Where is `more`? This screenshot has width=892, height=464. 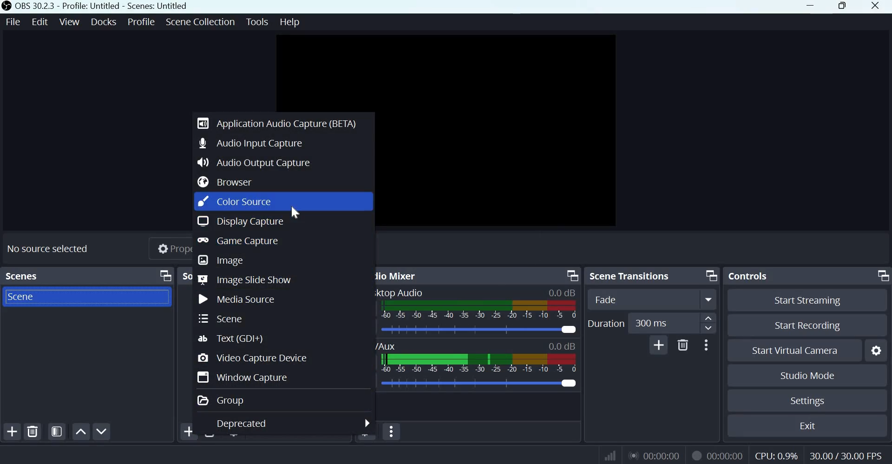
more is located at coordinates (366, 423).